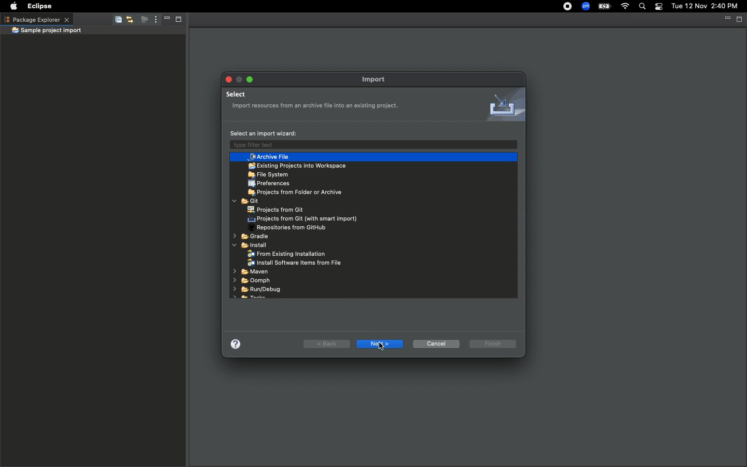 Image resolution: width=747 pixels, height=467 pixels. What do you see at coordinates (298, 193) in the screenshot?
I see `Projects from folder or archive` at bounding box center [298, 193].